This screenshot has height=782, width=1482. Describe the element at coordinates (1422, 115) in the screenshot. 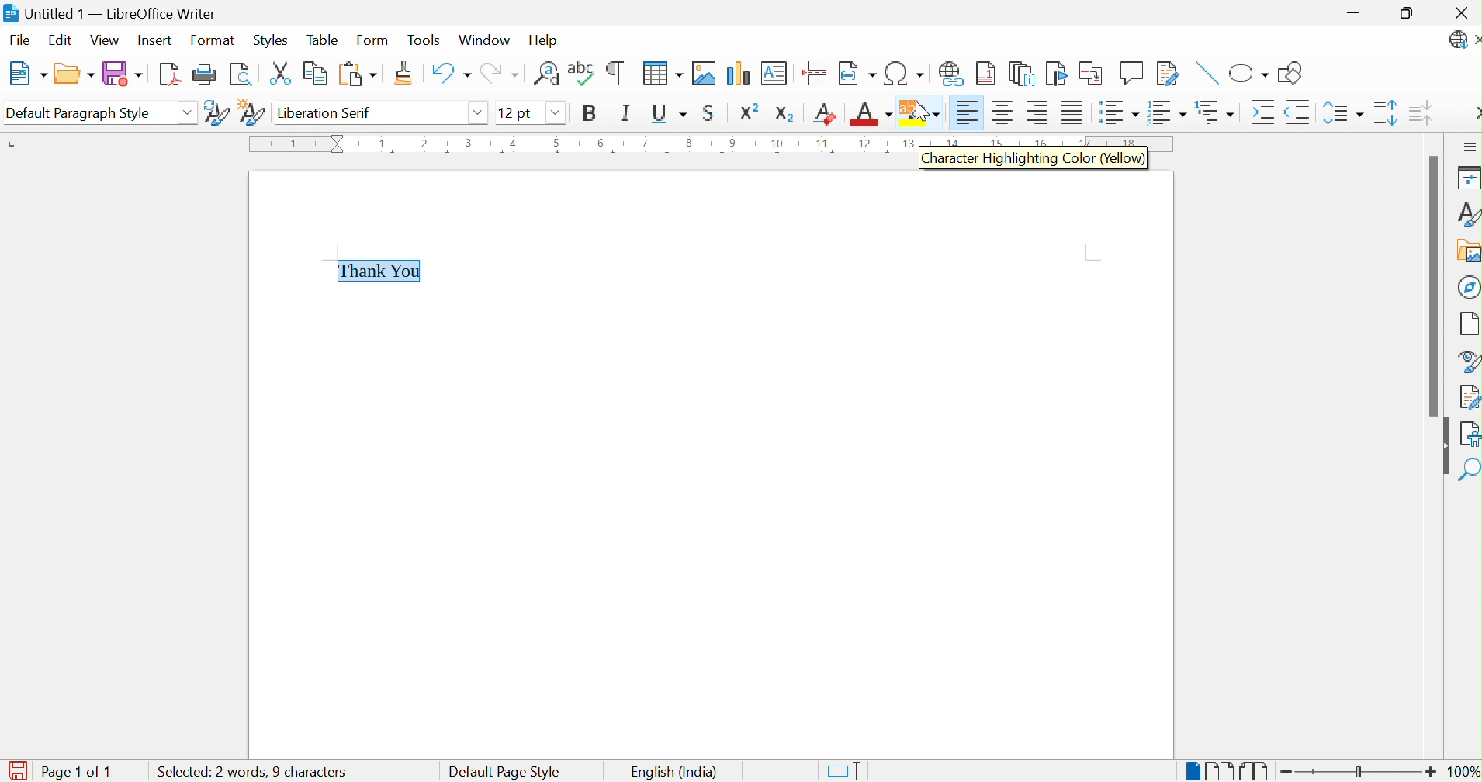

I see `Decrease Paragraph Spacing` at that location.